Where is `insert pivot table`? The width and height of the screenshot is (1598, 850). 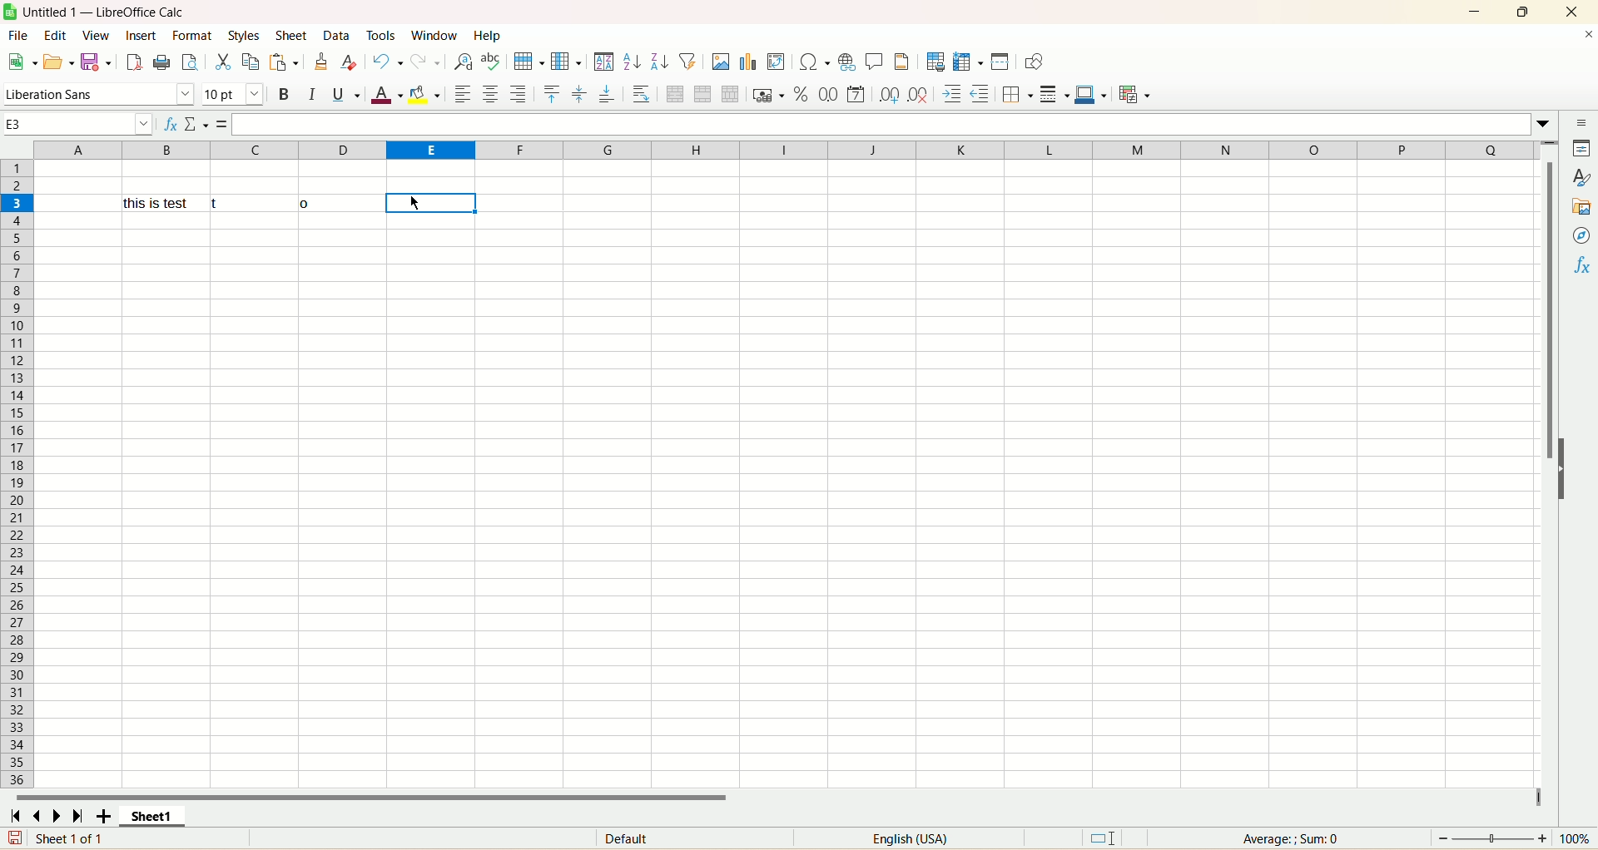 insert pivot table is located at coordinates (777, 62).